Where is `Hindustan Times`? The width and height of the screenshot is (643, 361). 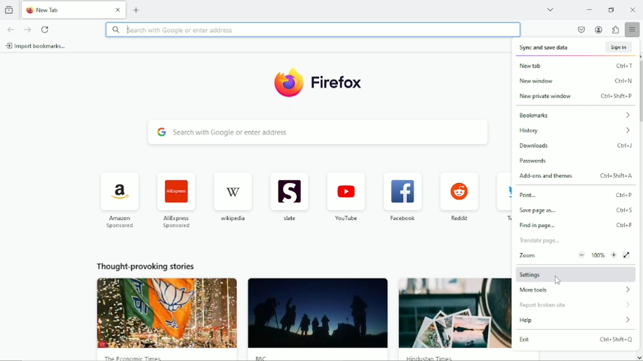 Hindustan Times is located at coordinates (455, 319).